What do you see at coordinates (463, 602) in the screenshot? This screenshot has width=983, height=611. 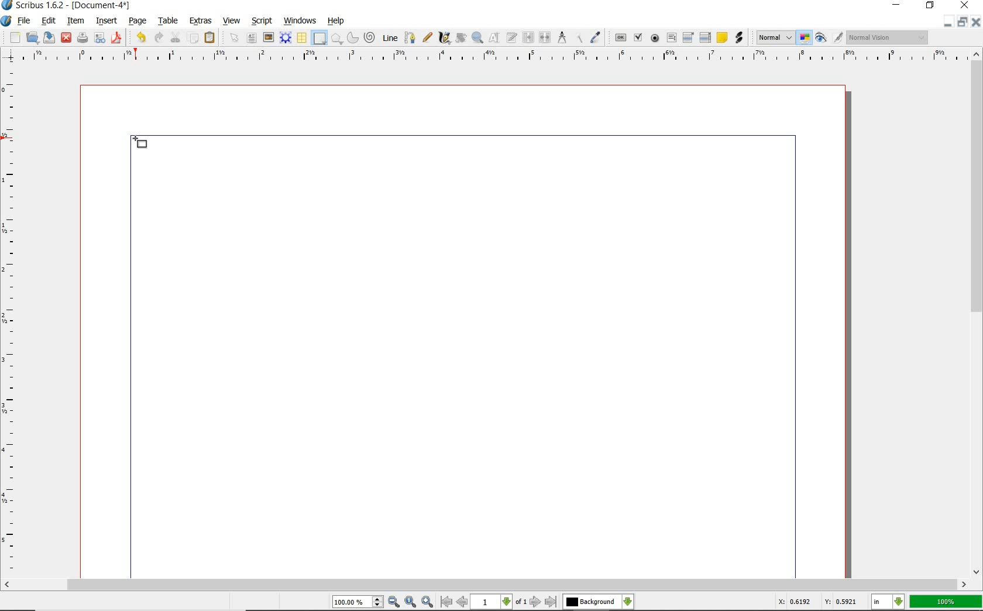 I see `go to previous page` at bounding box center [463, 602].